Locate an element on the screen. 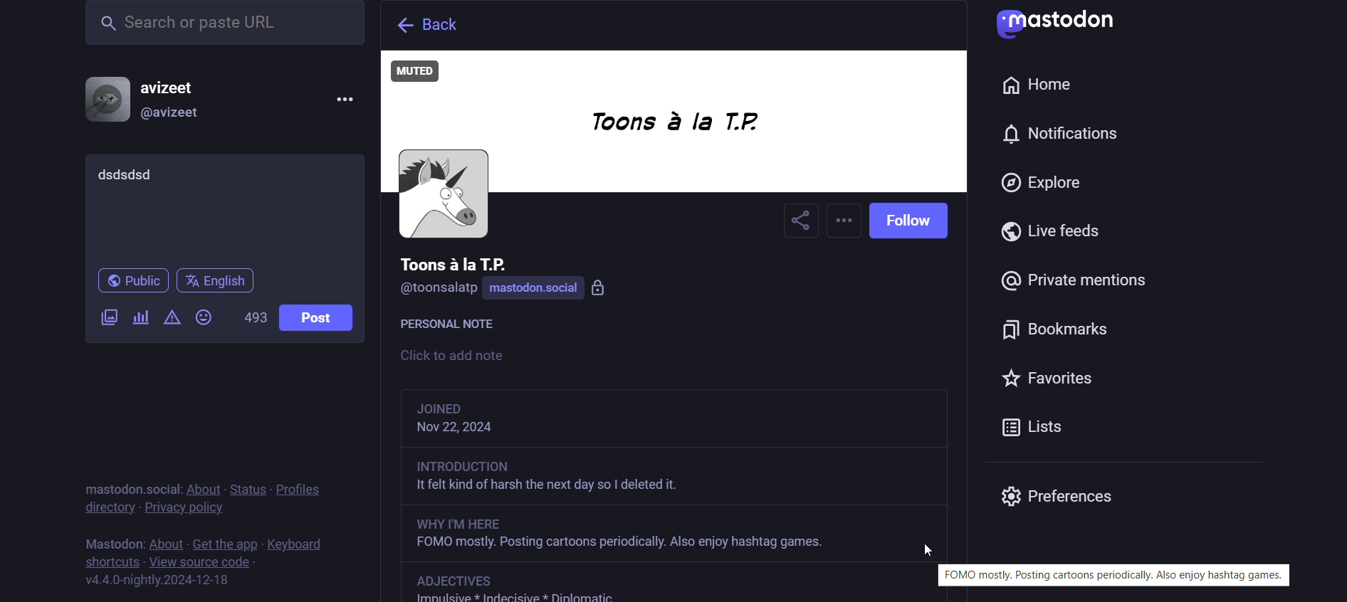 This screenshot has height=602, width=1347. public is located at coordinates (128, 283).